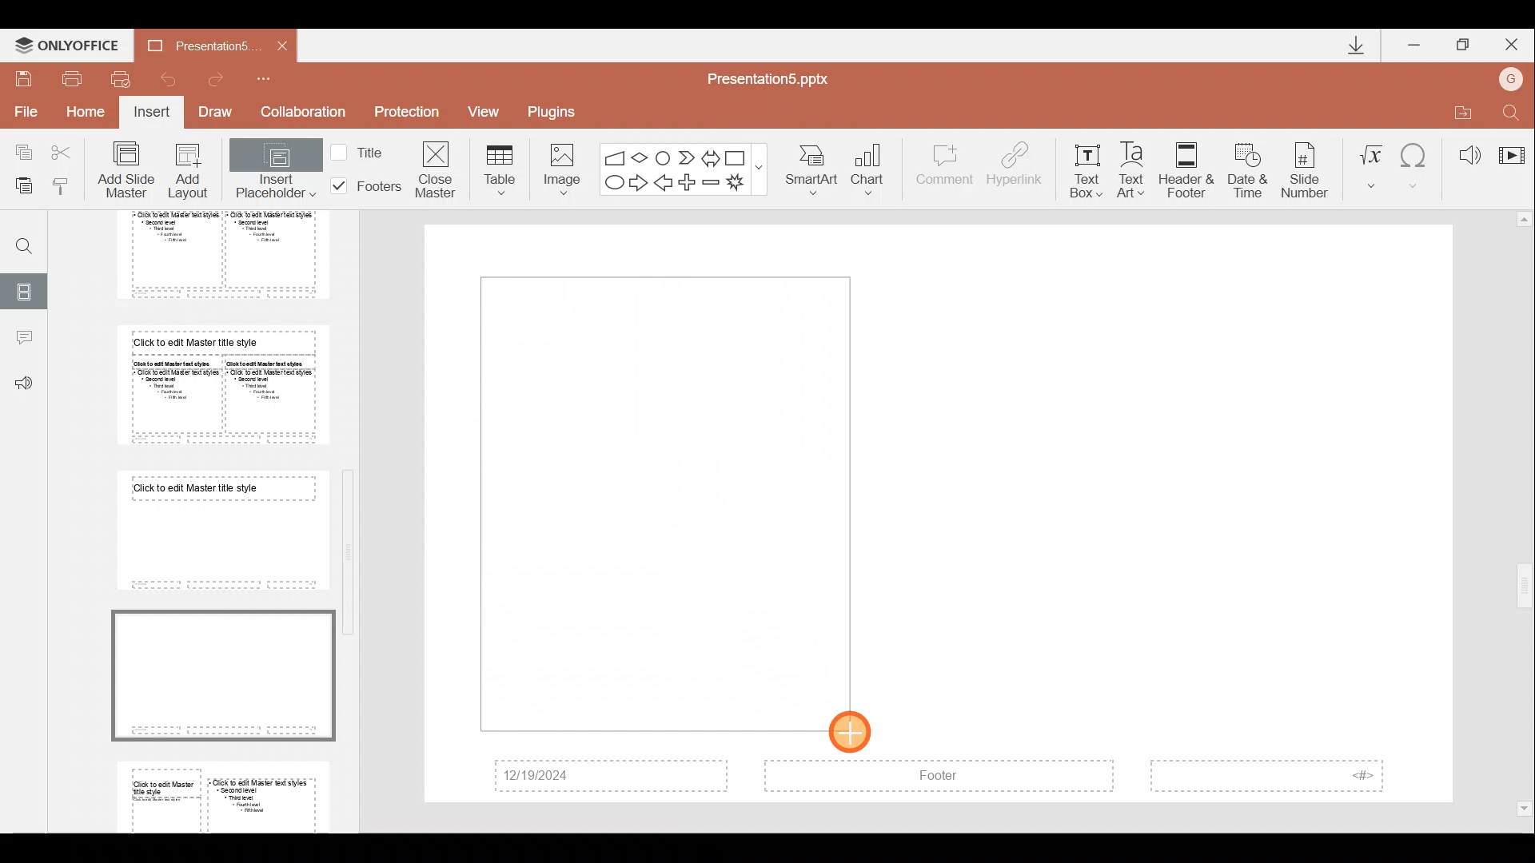  Describe the element at coordinates (210, 255) in the screenshot. I see `Slide 5` at that location.